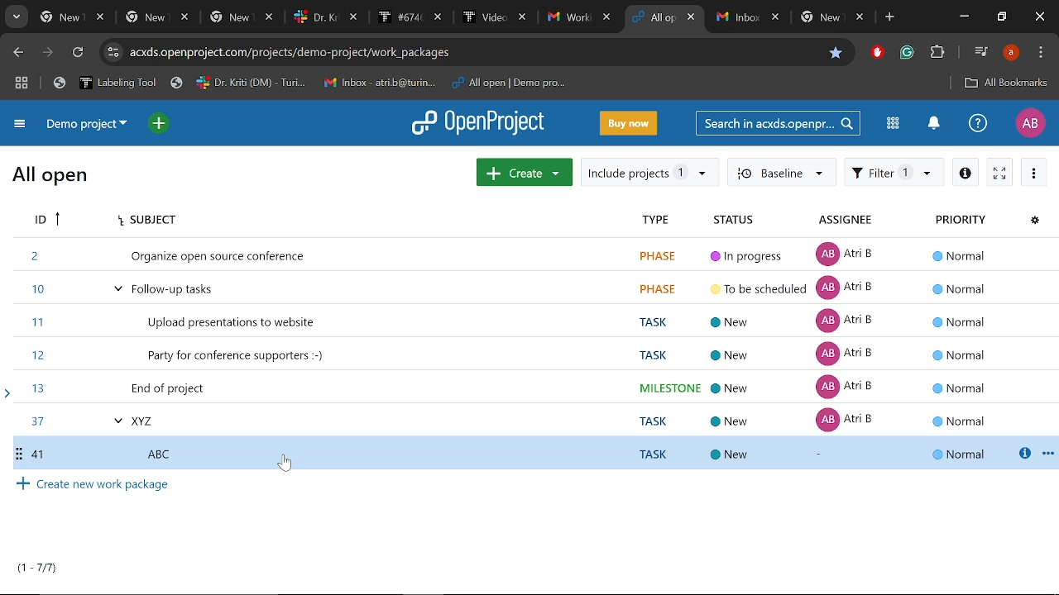 The width and height of the screenshot is (1059, 595). What do you see at coordinates (1000, 173) in the screenshot?
I see `Activate zen mode` at bounding box center [1000, 173].